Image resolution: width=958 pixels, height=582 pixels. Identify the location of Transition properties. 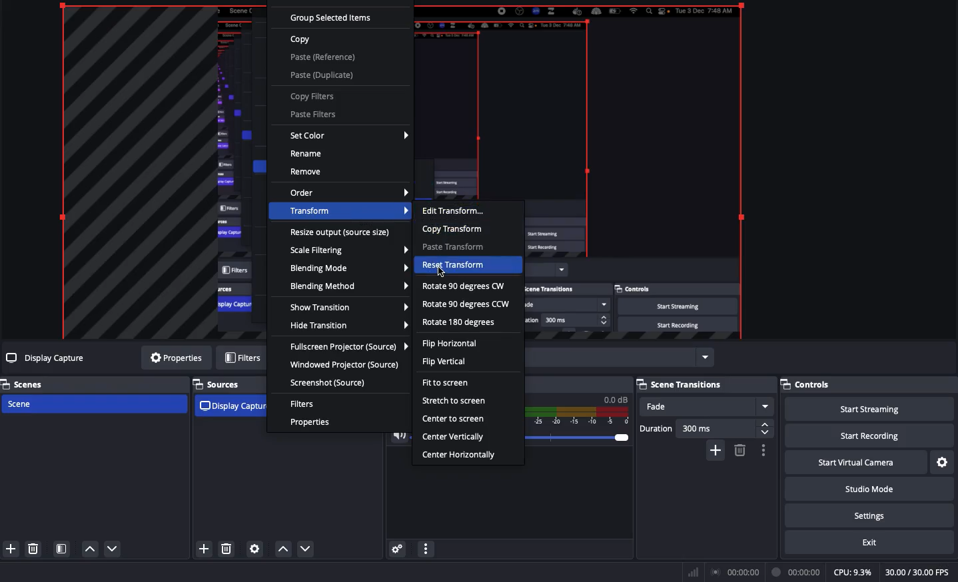
(763, 450).